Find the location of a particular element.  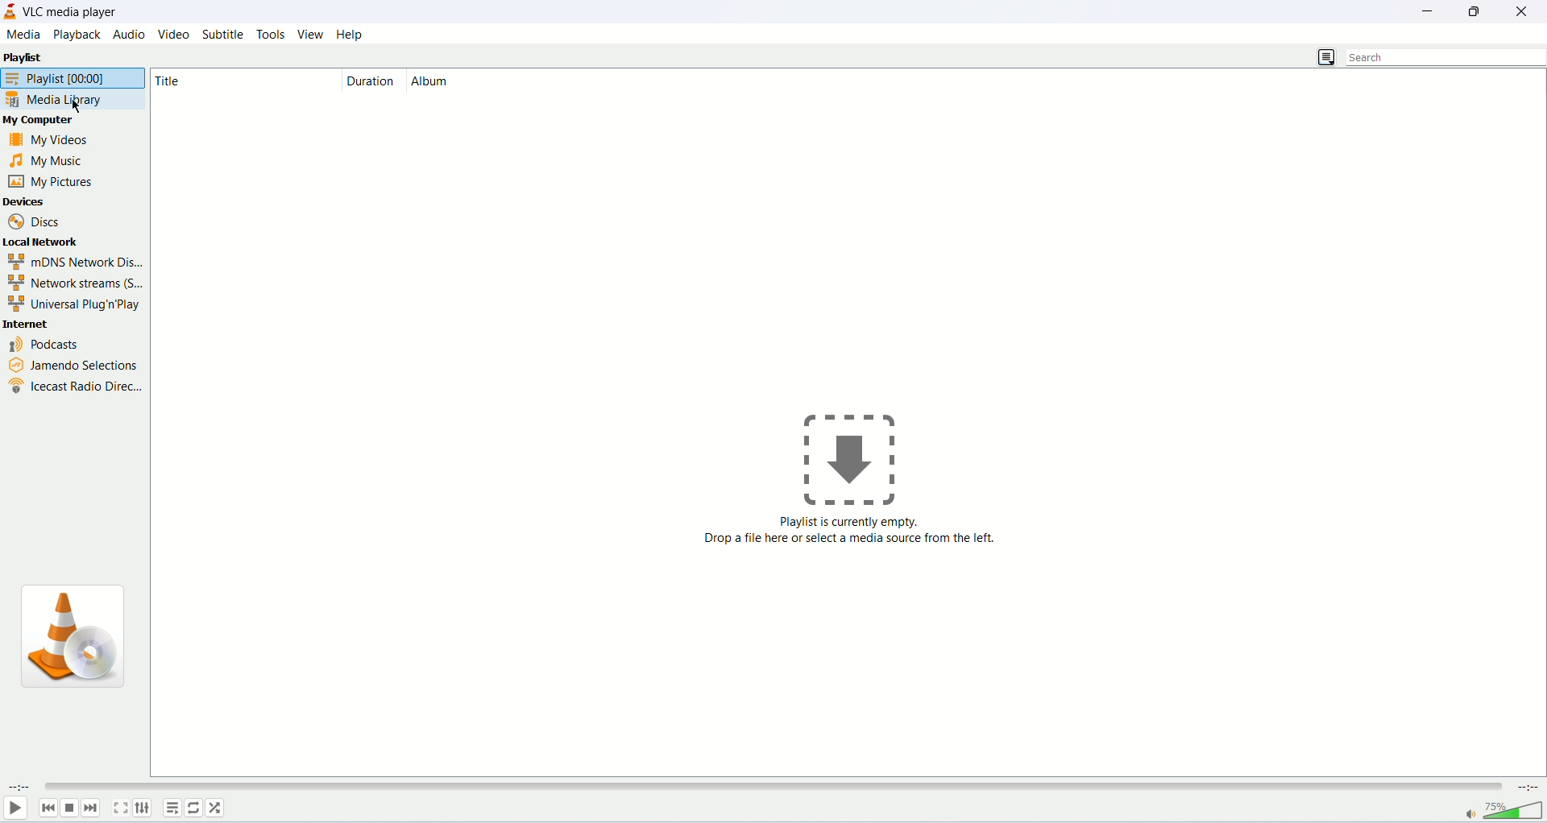

devices is located at coordinates (57, 201).